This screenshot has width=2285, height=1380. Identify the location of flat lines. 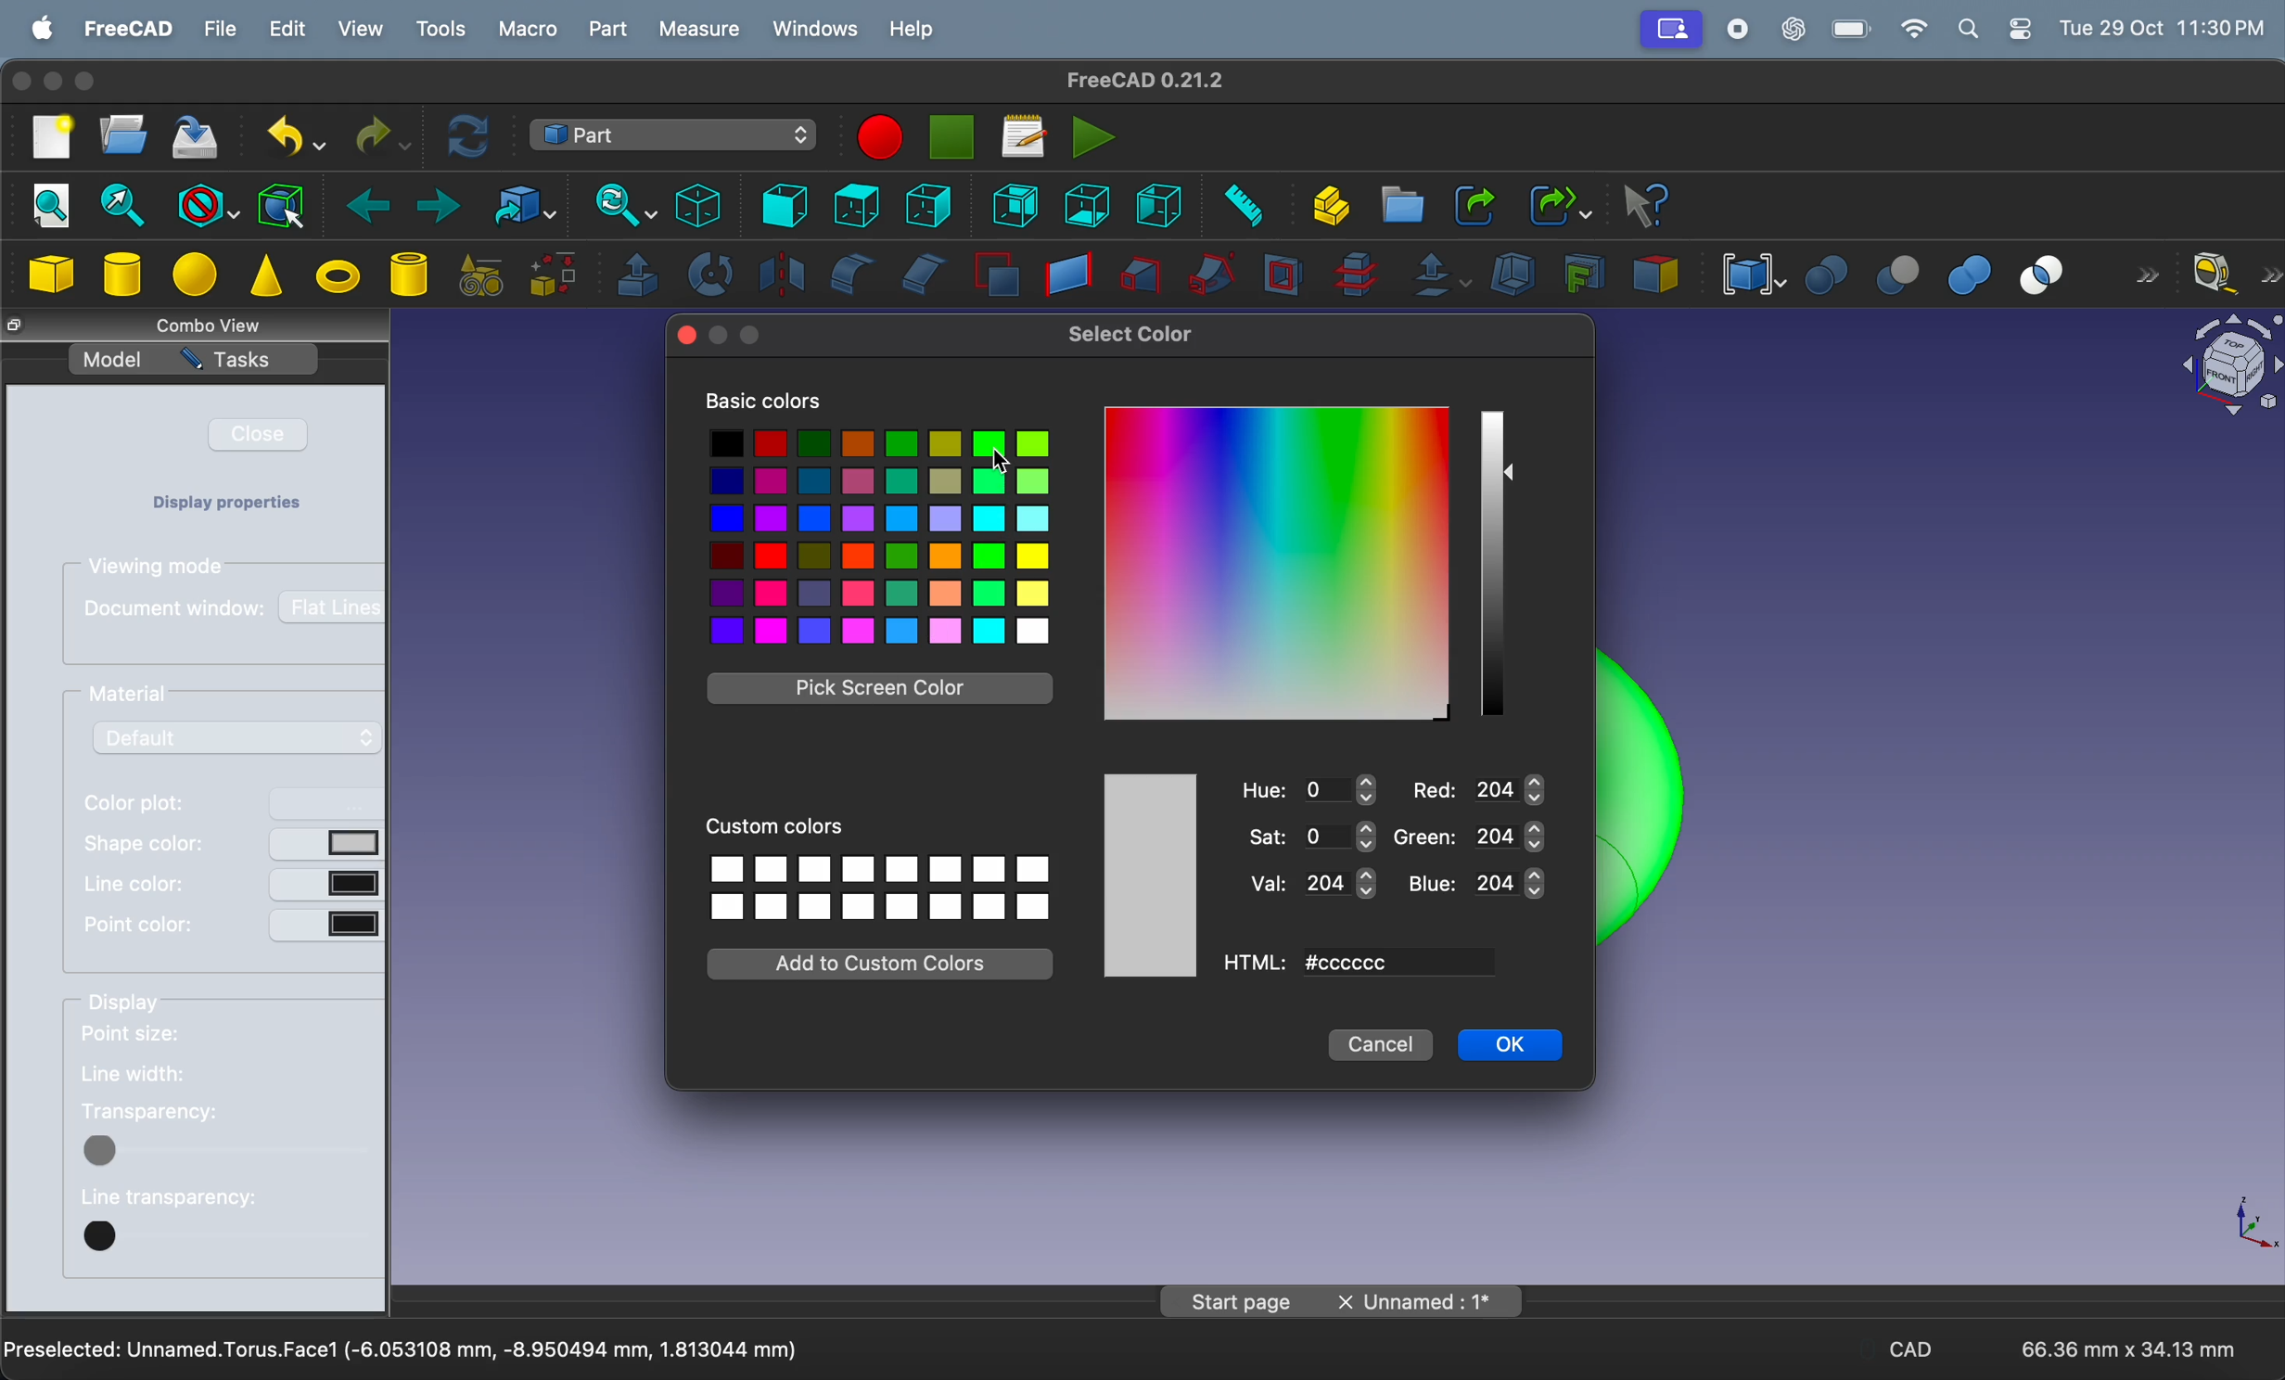
(330, 608).